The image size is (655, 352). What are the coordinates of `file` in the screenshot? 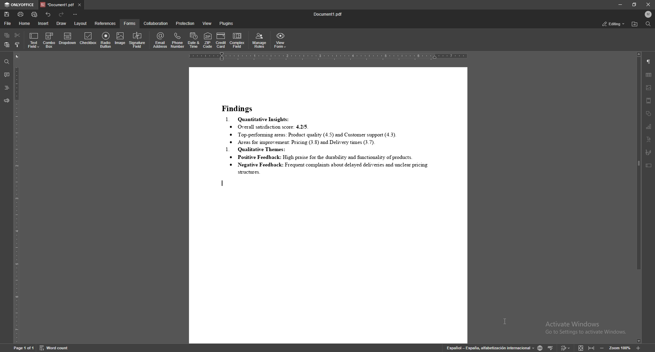 It's located at (8, 23).